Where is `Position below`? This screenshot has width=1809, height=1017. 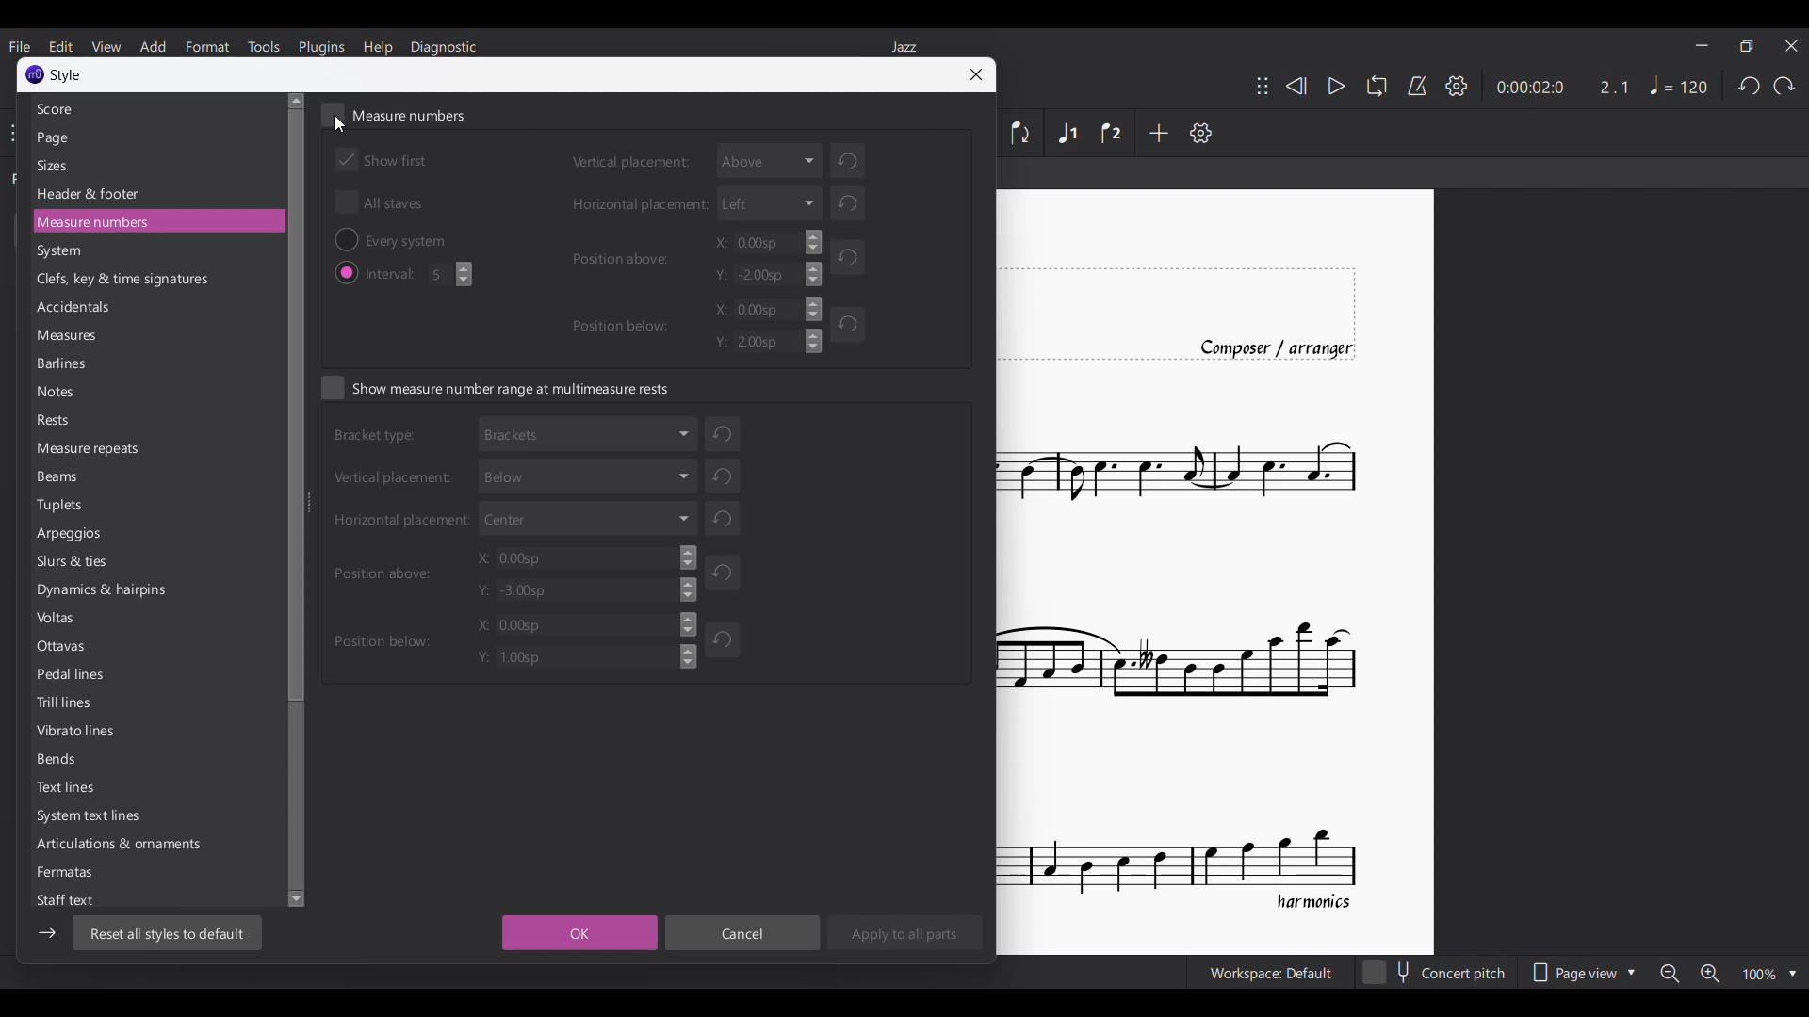
Position below is located at coordinates (381, 638).